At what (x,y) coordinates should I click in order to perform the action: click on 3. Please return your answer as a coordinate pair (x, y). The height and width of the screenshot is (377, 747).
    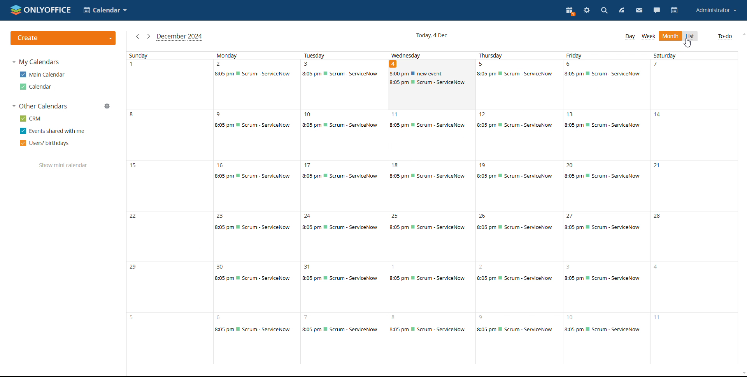
    Looking at the image, I should click on (307, 64).